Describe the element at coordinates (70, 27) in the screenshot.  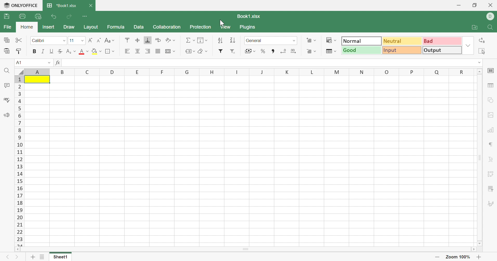
I see `Draw` at that location.